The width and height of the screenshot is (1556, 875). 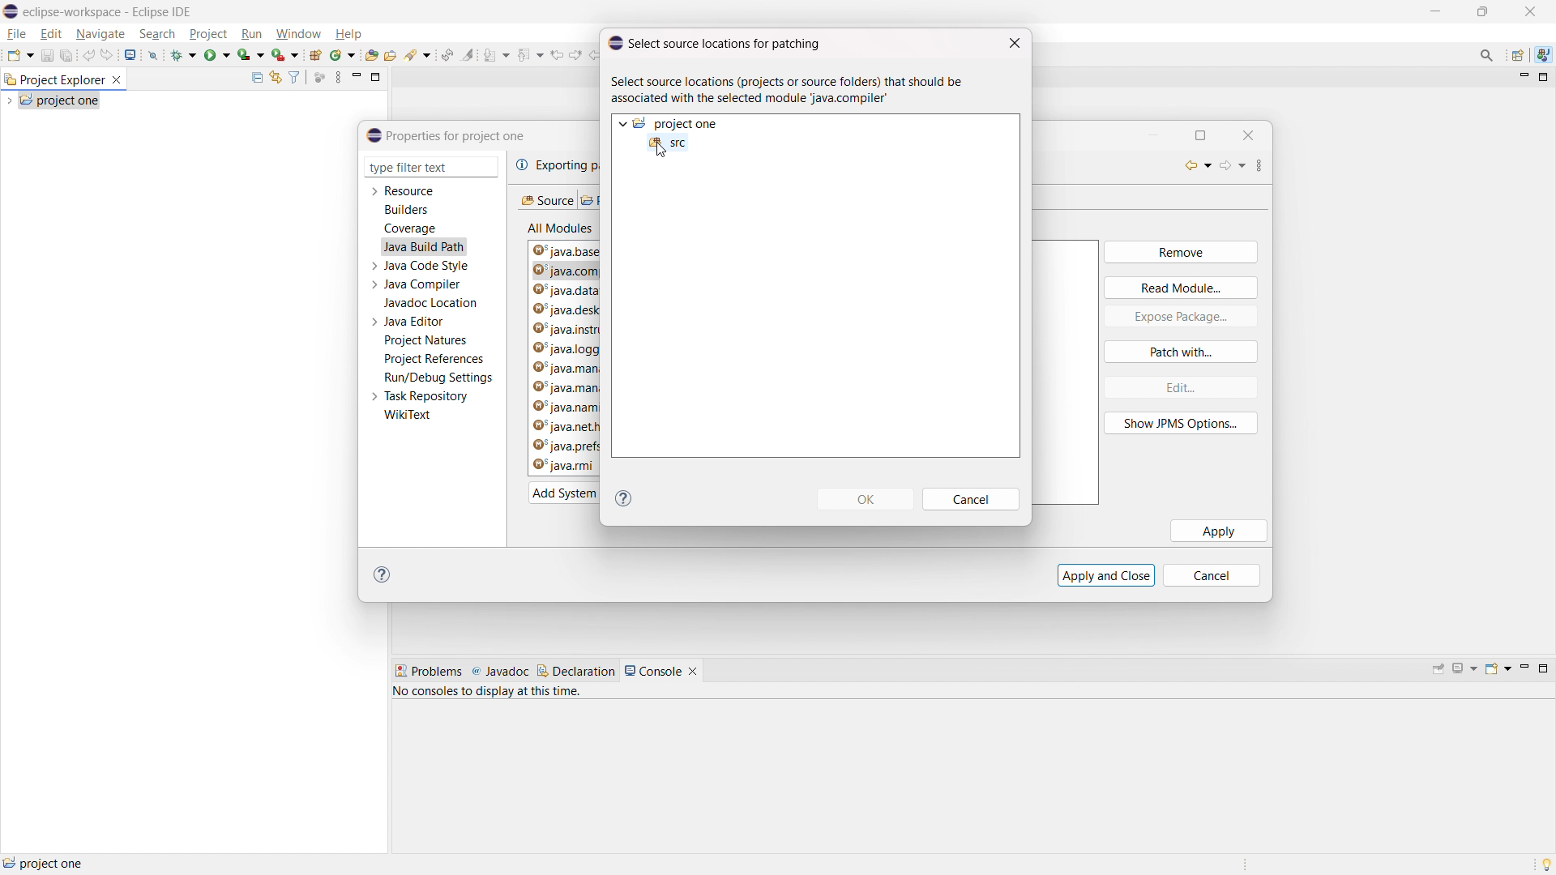 What do you see at coordinates (408, 416) in the screenshot?
I see `wikitext` at bounding box center [408, 416].